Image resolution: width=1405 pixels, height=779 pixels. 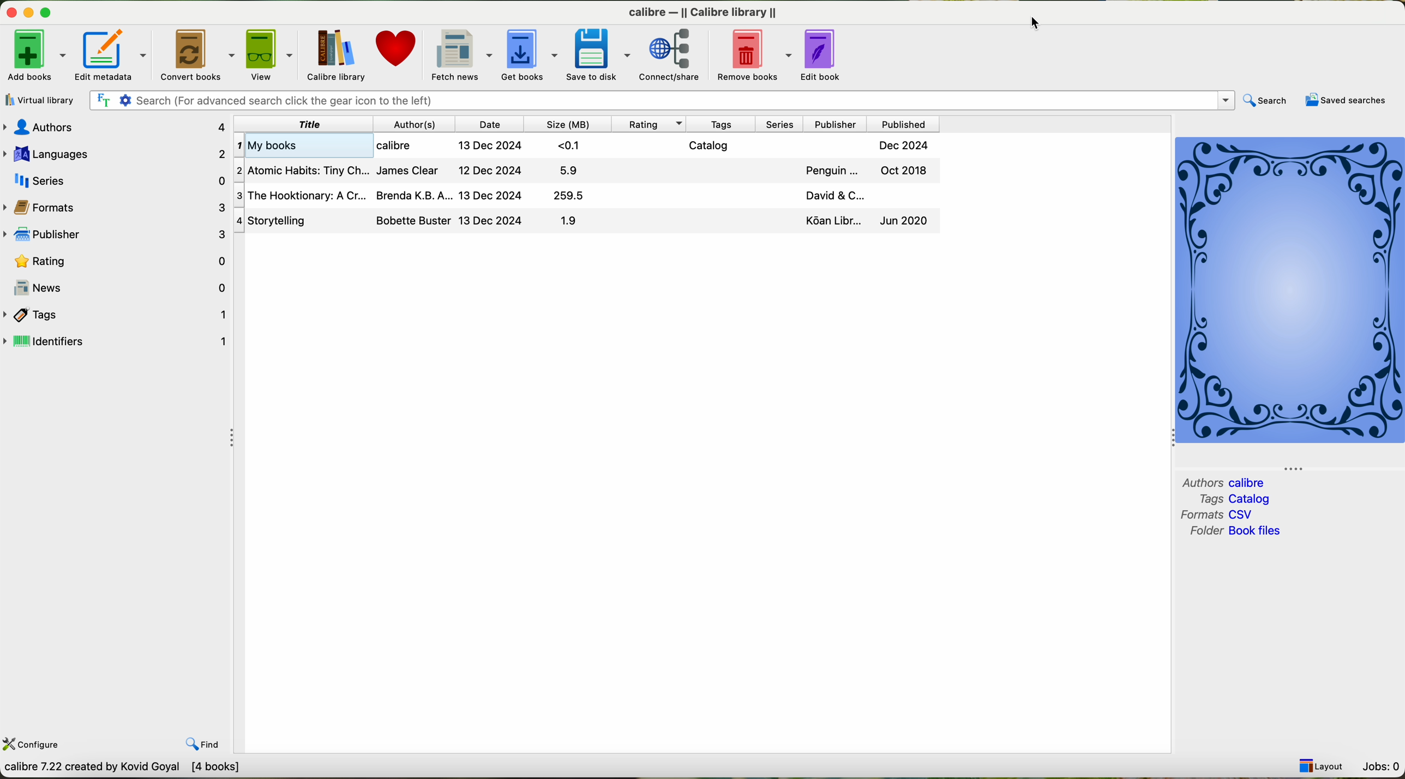 What do you see at coordinates (1319, 764) in the screenshot?
I see `layout` at bounding box center [1319, 764].